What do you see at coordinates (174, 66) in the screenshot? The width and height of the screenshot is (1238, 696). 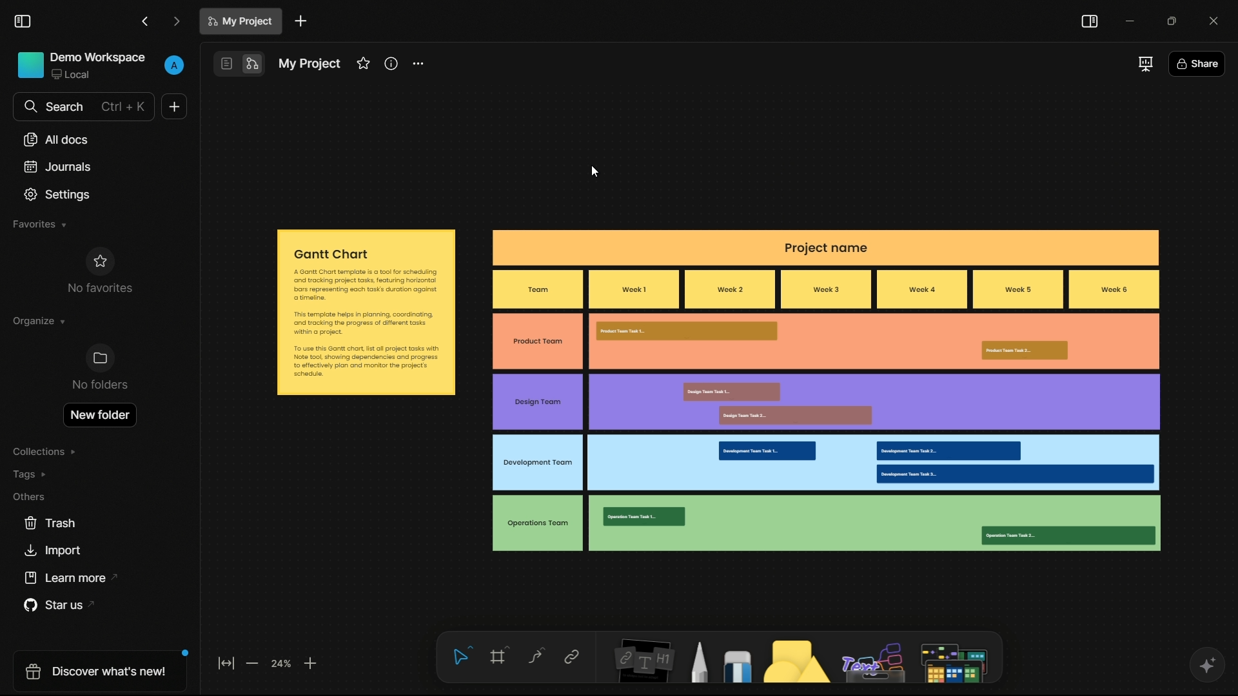 I see `profile settings` at bounding box center [174, 66].